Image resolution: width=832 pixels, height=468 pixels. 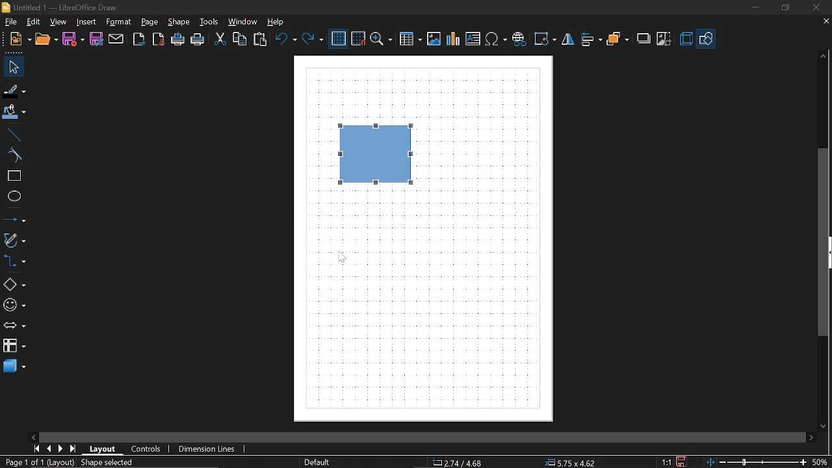 I want to click on Insert chart, so click(x=454, y=39).